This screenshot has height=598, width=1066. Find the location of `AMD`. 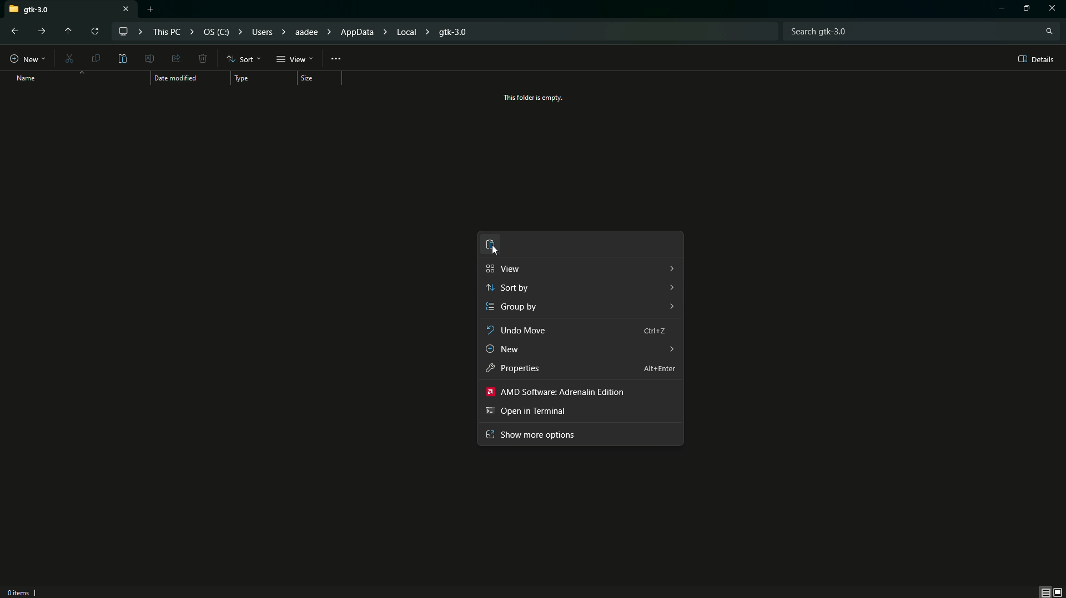

AMD is located at coordinates (560, 392).